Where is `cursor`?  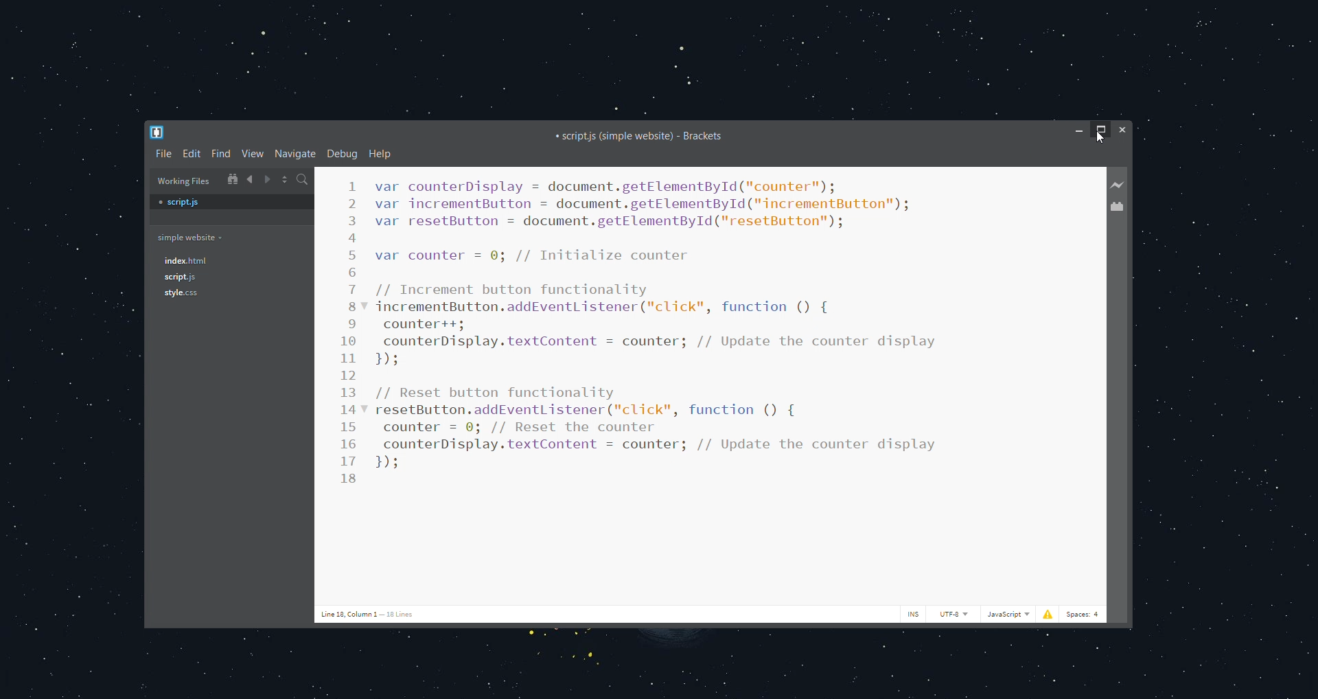 cursor is located at coordinates (1102, 139).